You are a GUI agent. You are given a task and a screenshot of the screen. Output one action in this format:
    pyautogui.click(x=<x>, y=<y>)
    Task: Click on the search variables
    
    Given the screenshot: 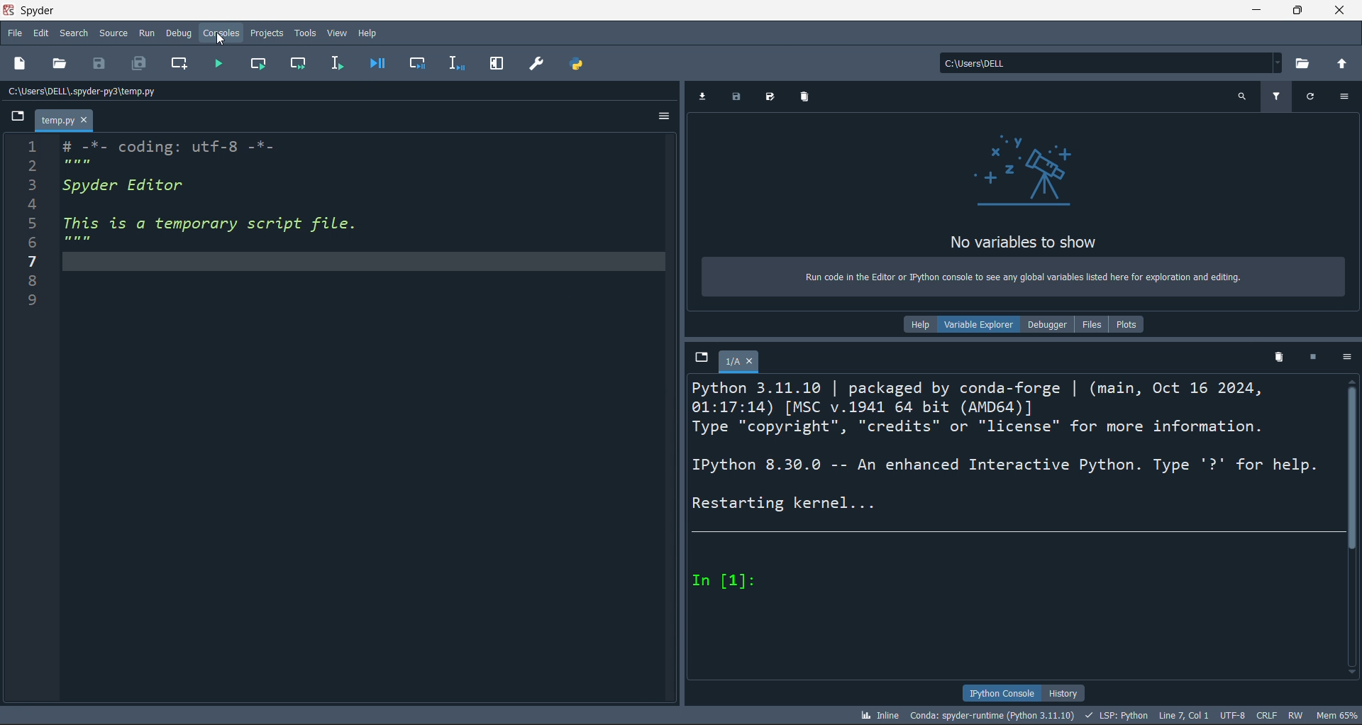 What is the action you would take?
    pyautogui.click(x=1244, y=98)
    